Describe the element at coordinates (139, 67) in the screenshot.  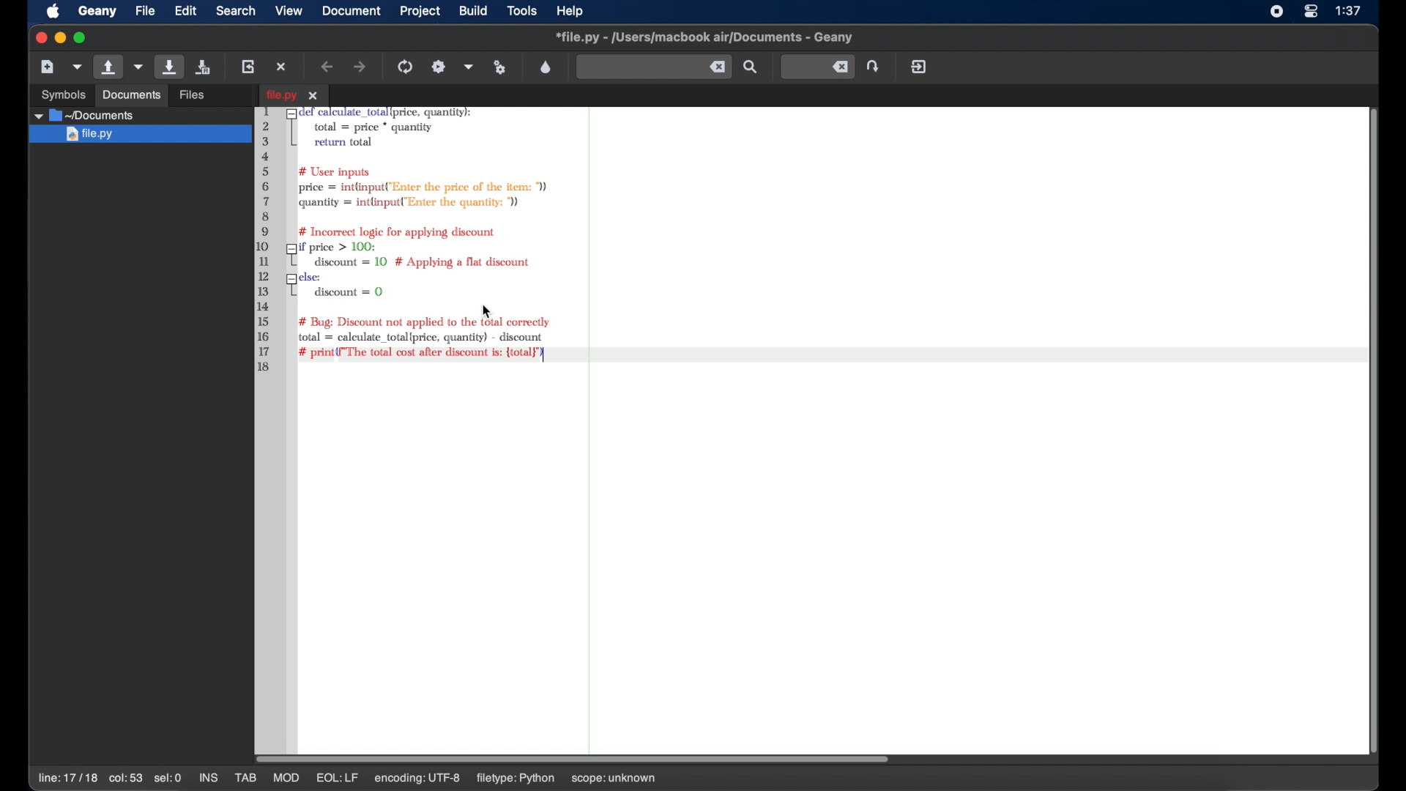
I see `open a recent file` at that location.